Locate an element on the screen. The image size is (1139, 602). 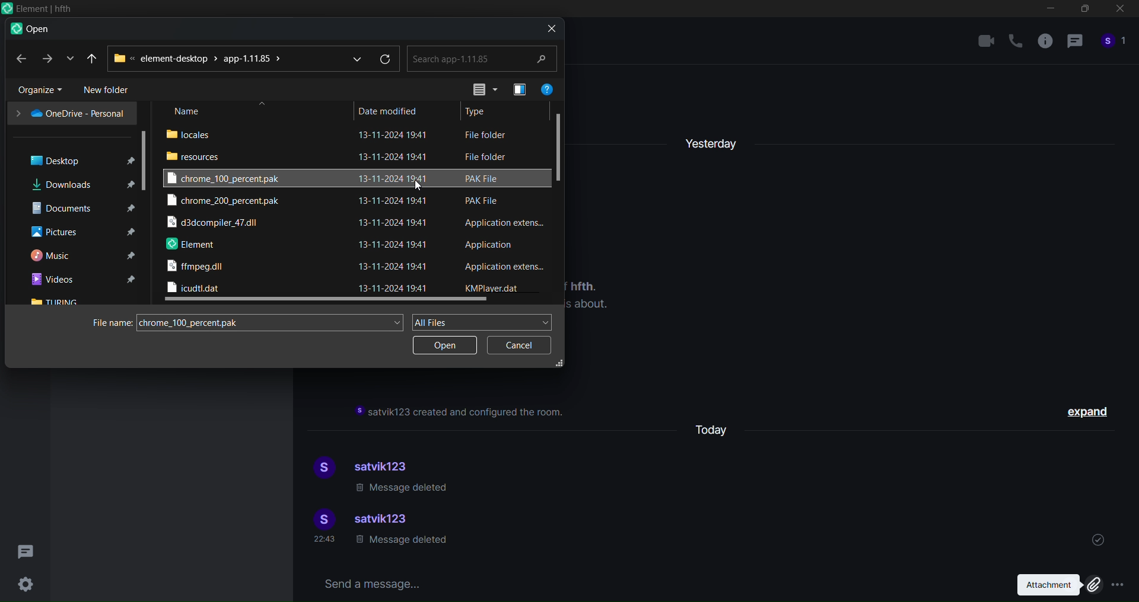
satvik123 is located at coordinates (387, 465).